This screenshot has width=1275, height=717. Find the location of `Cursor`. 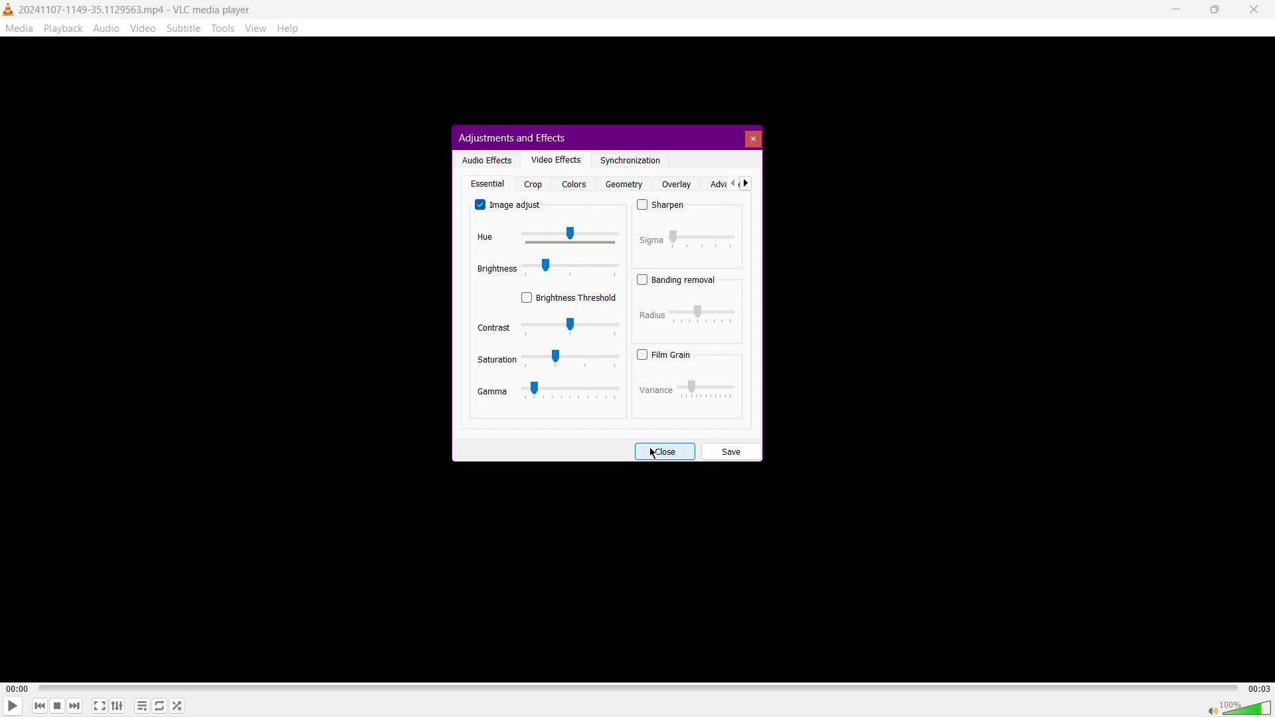

Cursor is located at coordinates (655, 453).